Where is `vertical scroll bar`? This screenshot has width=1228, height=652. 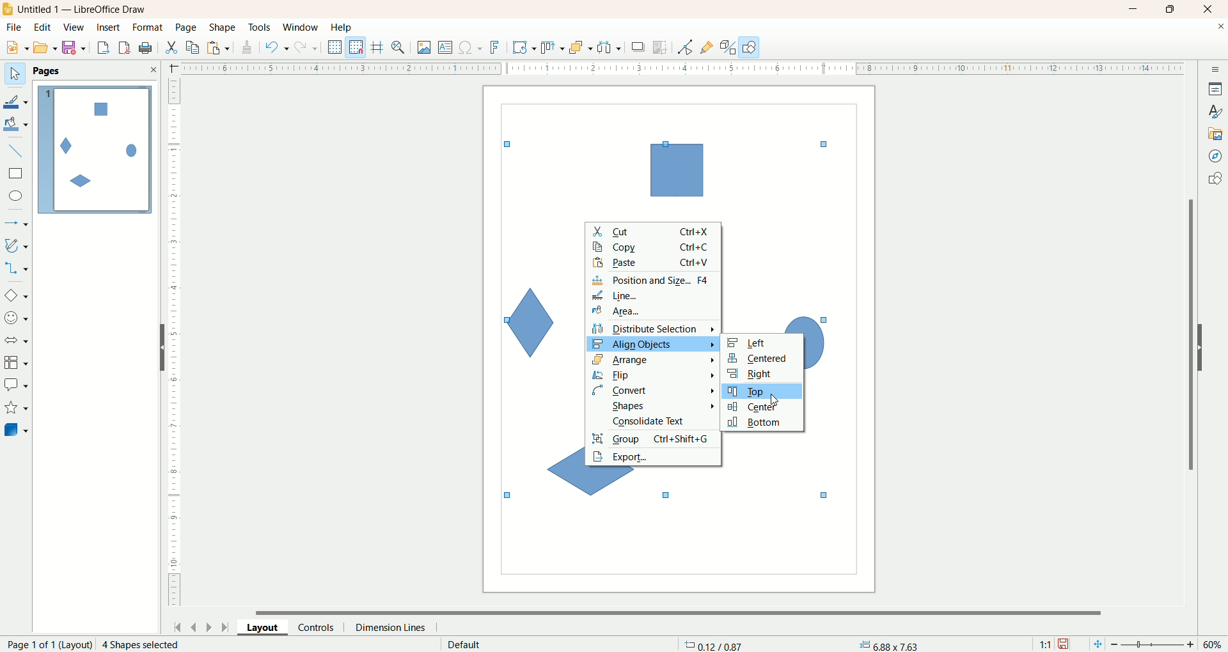 vertical scroll bar is located at coordinates (1188, 334).